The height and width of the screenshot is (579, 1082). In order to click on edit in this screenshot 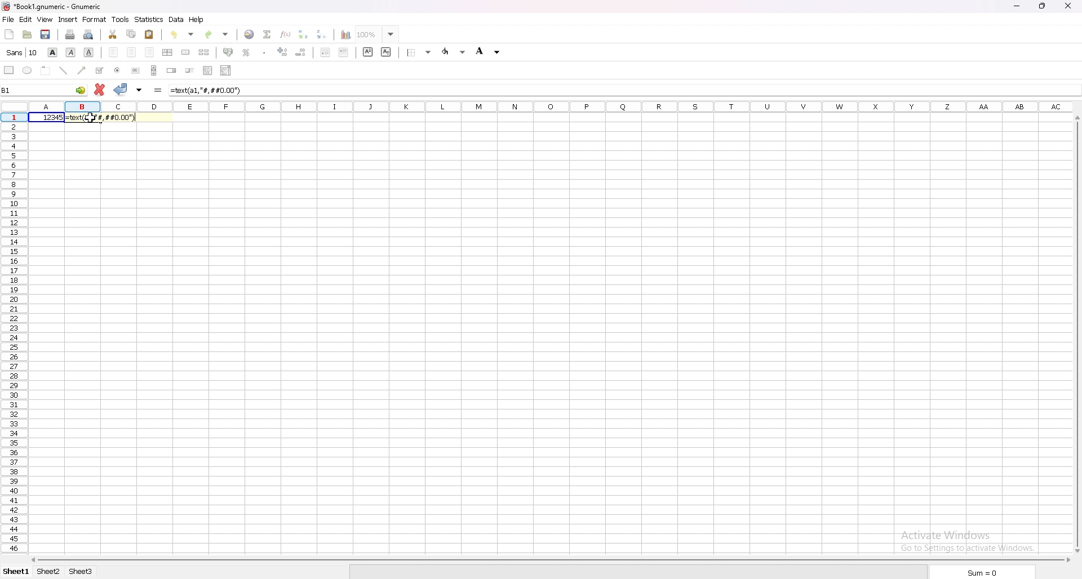, I will do `click(25, 19)`.